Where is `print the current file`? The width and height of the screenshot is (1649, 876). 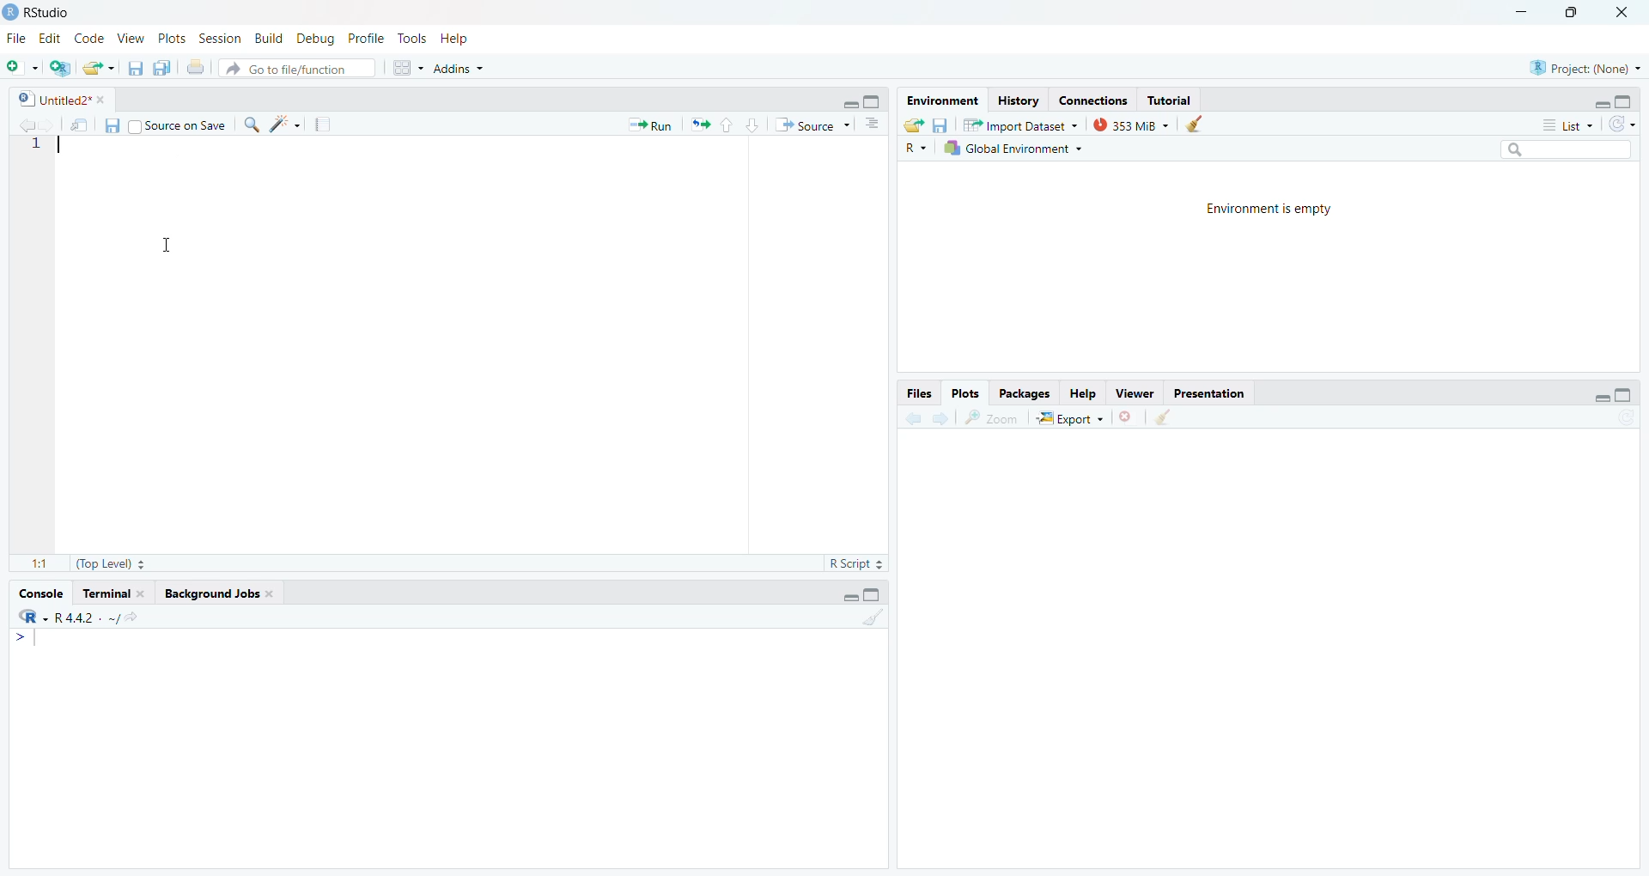 print the current file is located at coordinates (195, 70).